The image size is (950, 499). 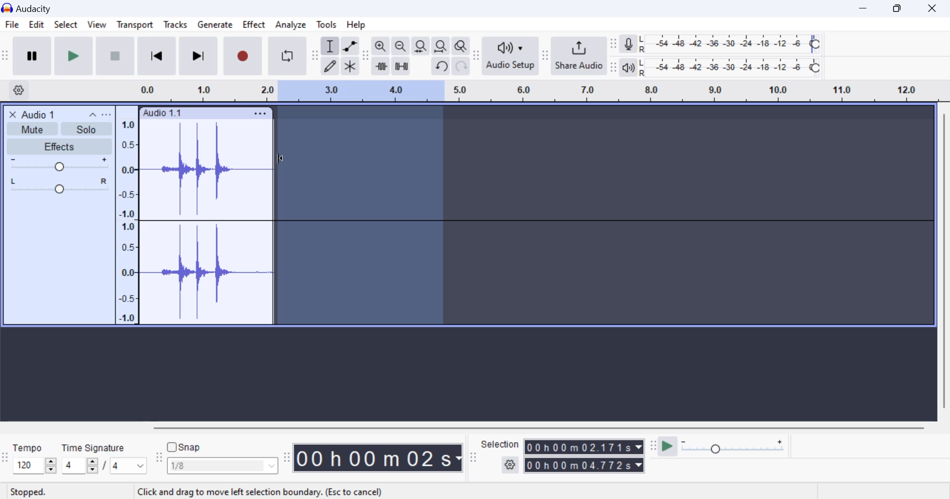 I want to click on increase or decrease time signature, so click(x=80, y=466).